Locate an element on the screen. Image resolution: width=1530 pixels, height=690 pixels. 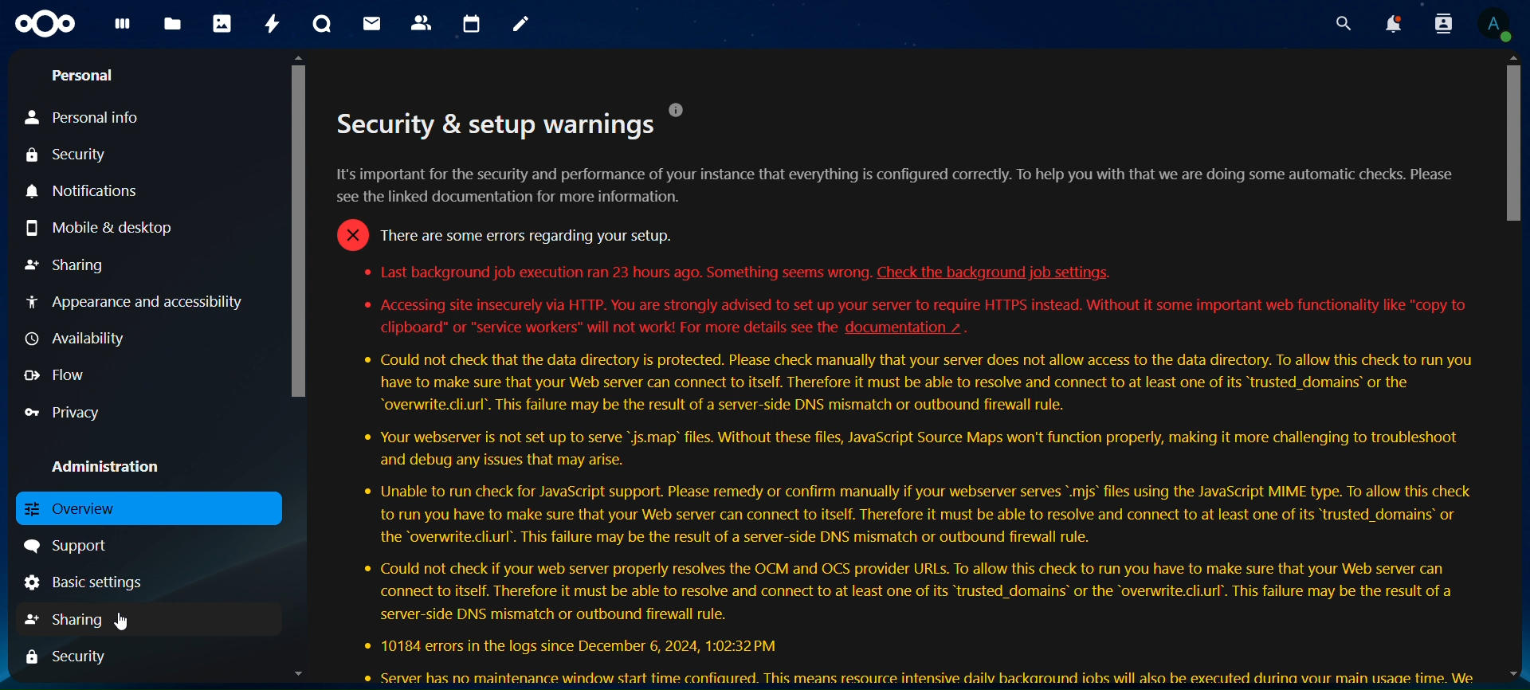
mail is located at coordinates (369, 24).